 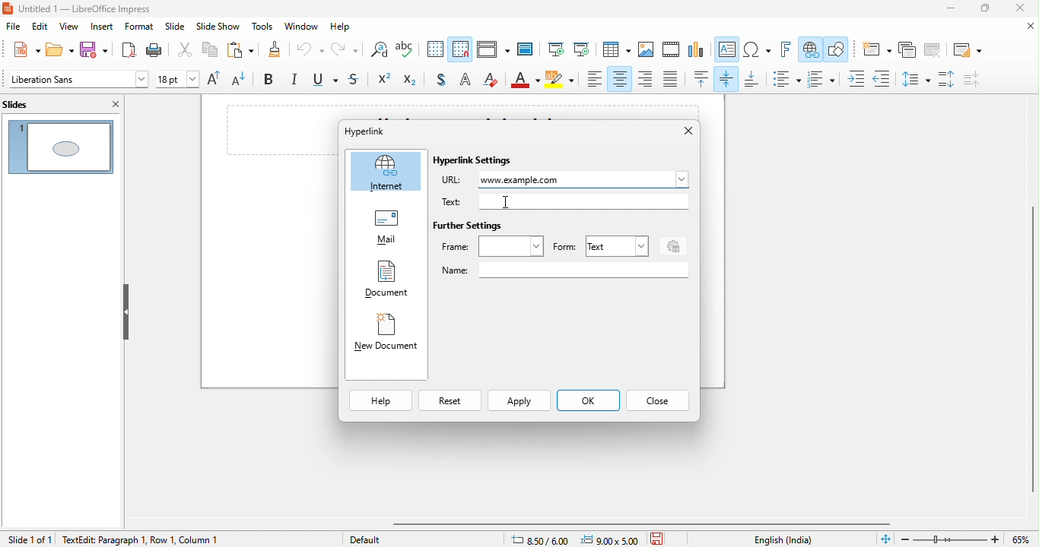 I want to click on increase font size, so click(x=217, y=80).